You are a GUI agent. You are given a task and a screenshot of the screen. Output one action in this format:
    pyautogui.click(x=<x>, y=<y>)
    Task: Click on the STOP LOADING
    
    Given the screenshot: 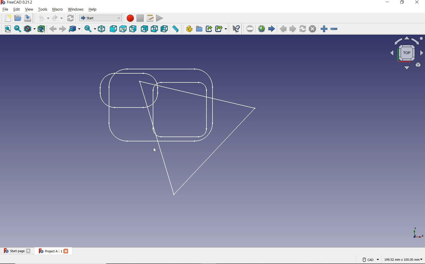 What is the action you would take?
    pyautogui.click(x=312, y=29)
    